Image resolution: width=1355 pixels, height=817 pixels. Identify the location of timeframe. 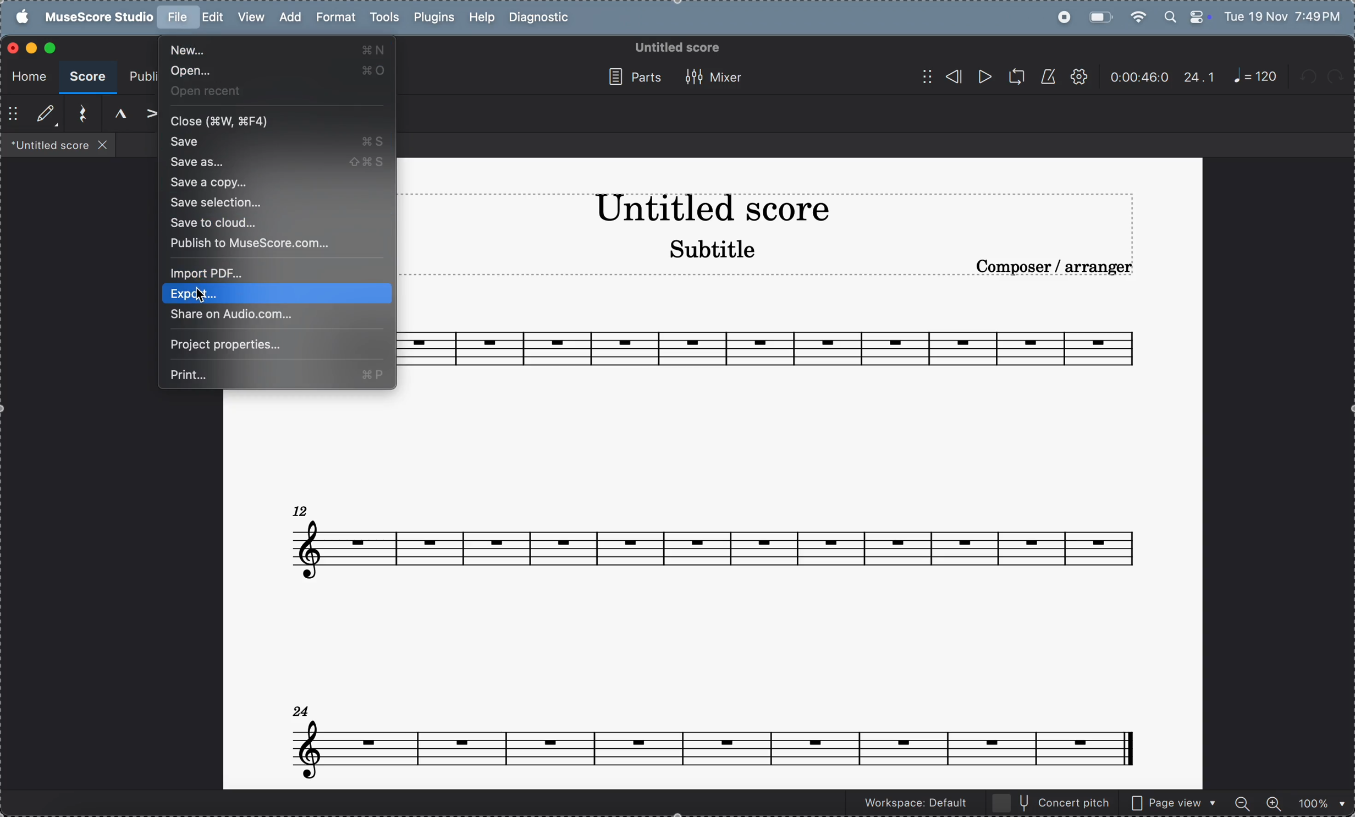
(1139, 76).